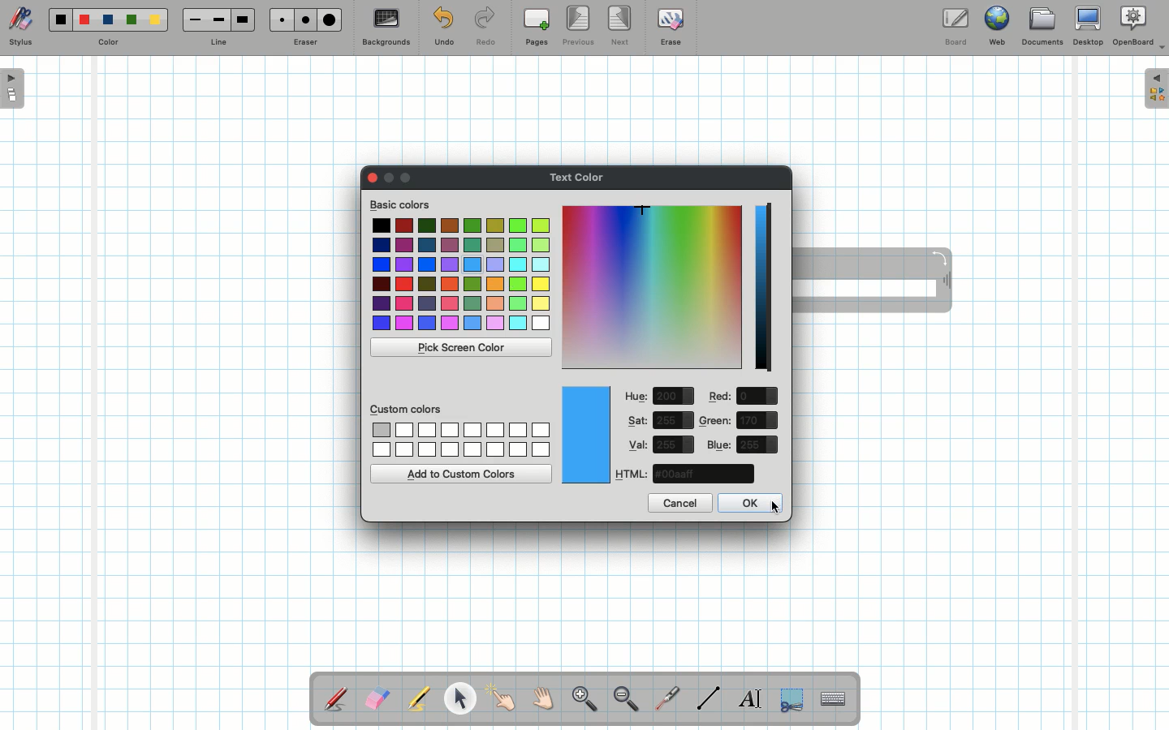 The height and width of the screenshot is (730, 1169). I want to click on Pointer, so click(502, 698).